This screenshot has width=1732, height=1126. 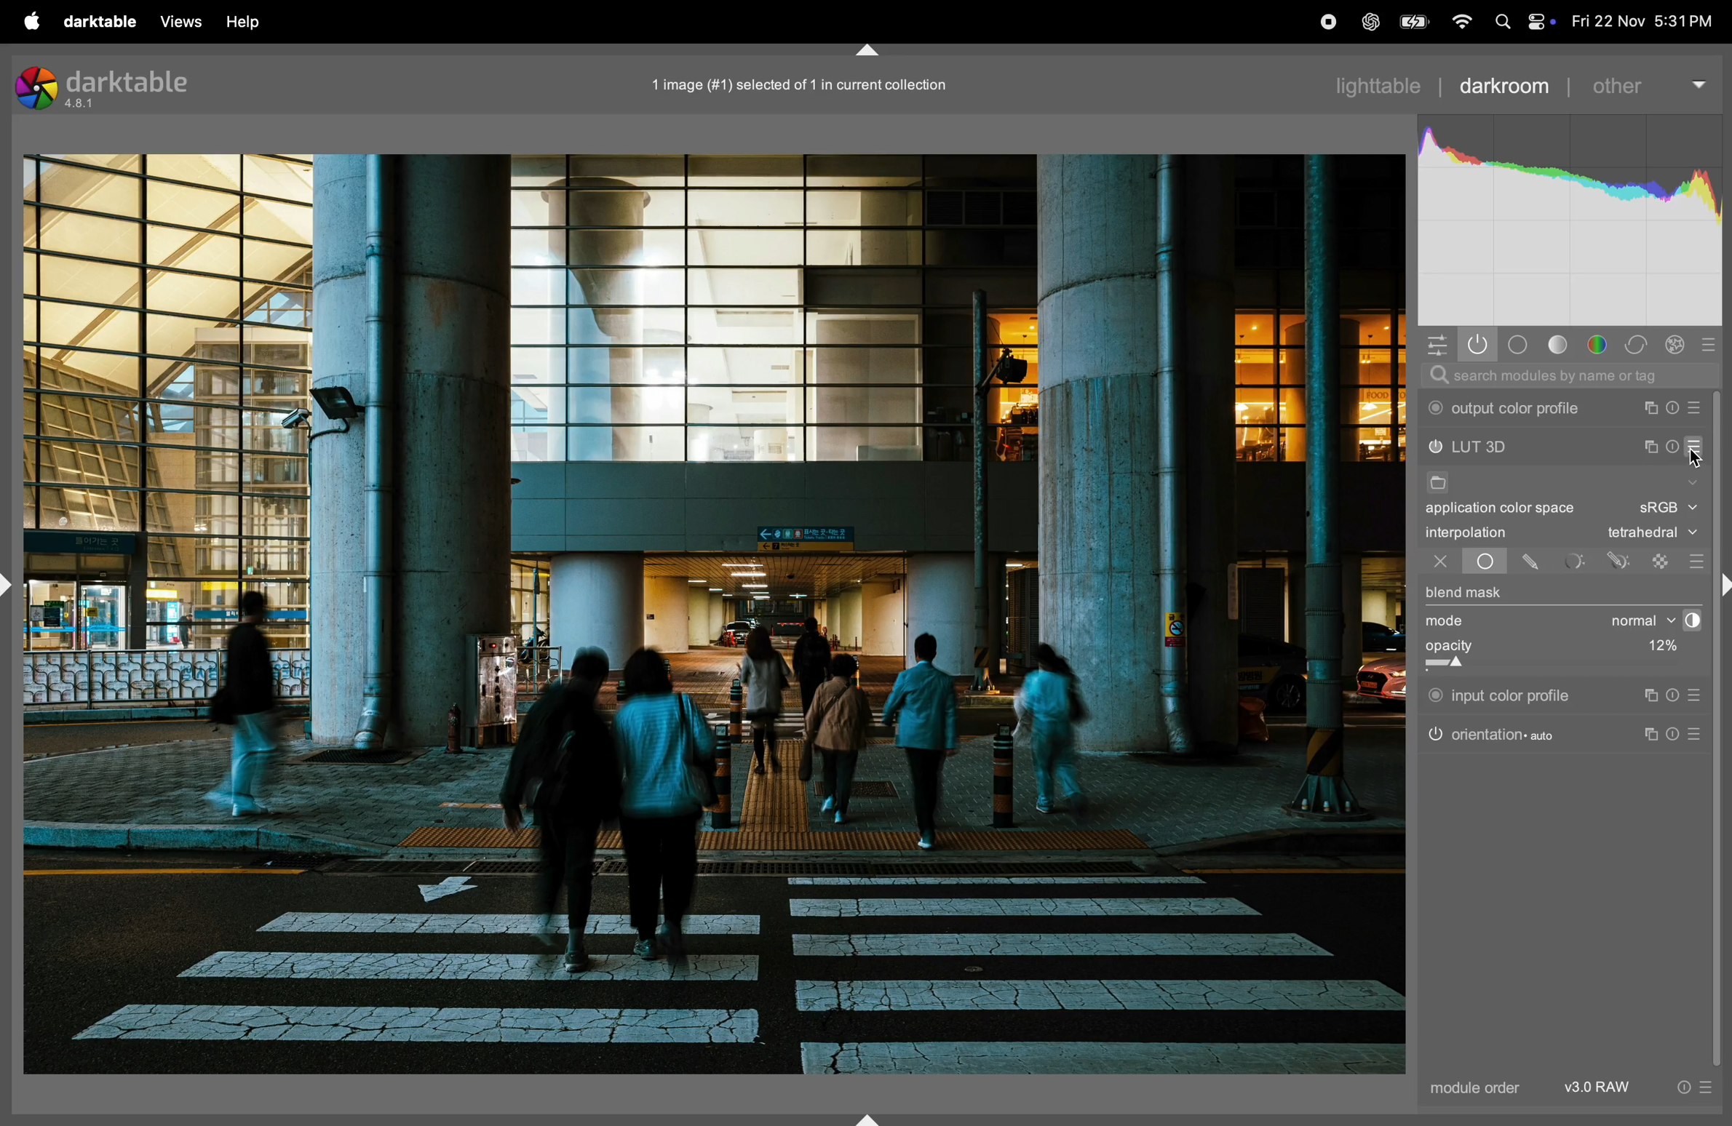 What do you see at coordinates (1648, 79) in the screenshot?
I see `other` at bounding box center [1648, 79].